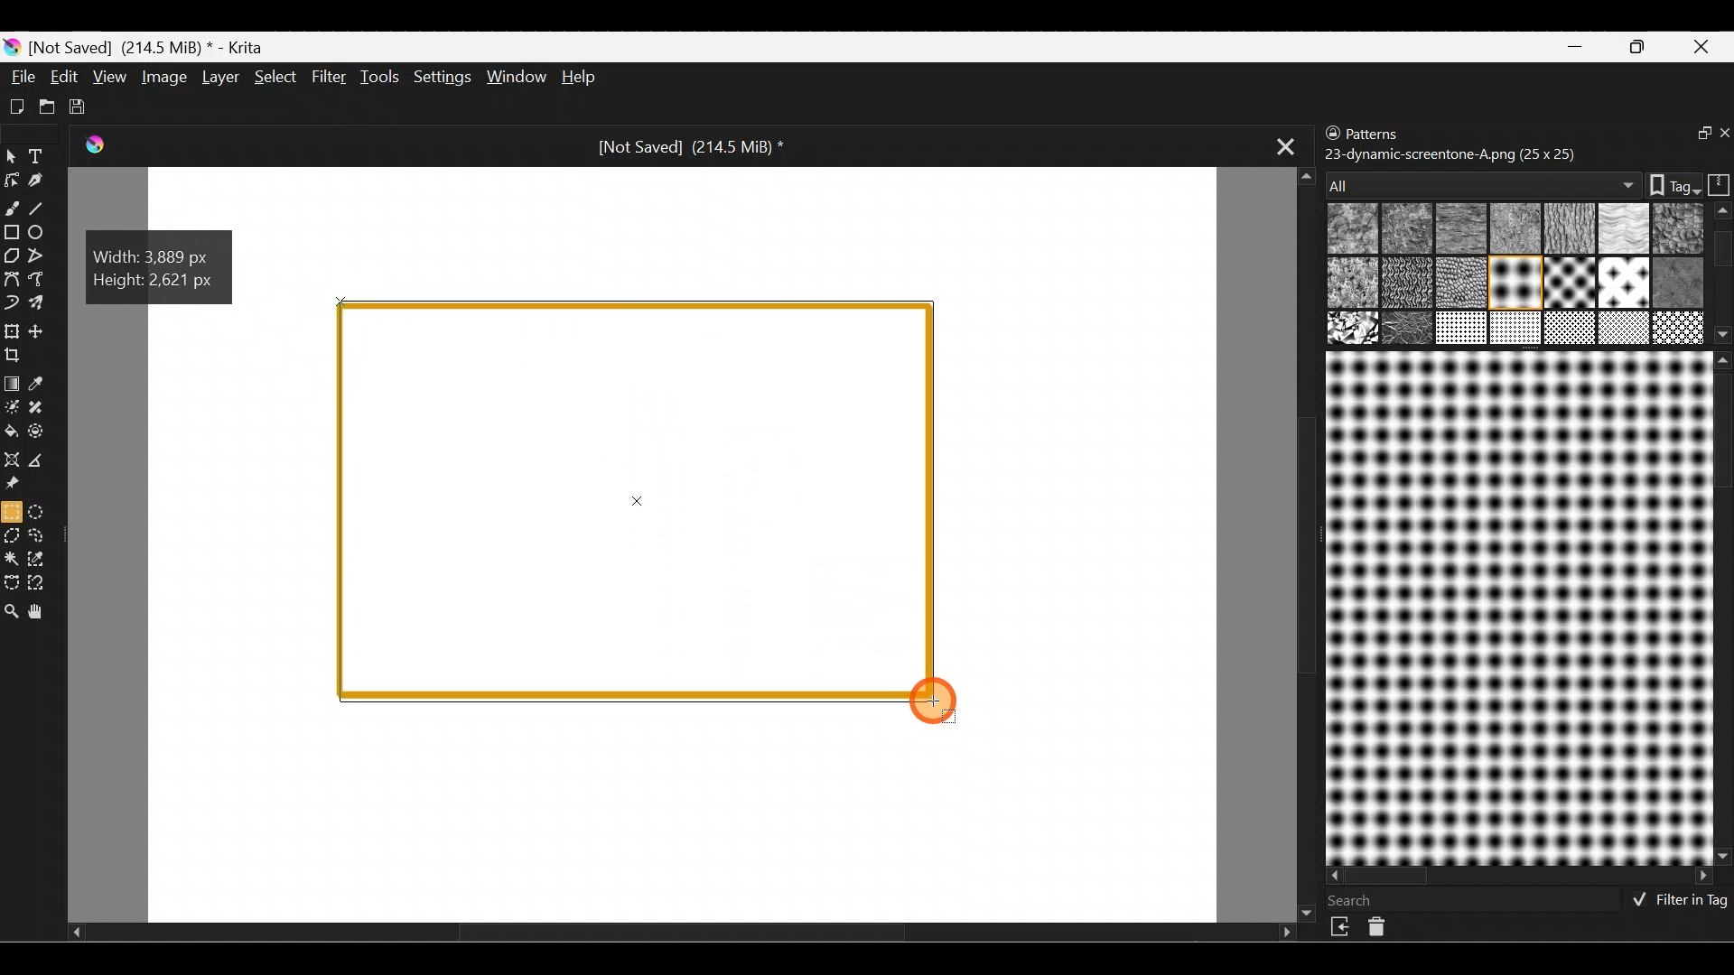 The height and width of the screenshot is (975, 1734). Describe the element at coordinates (20, 76) in the screenshot. I see `File` at that location.